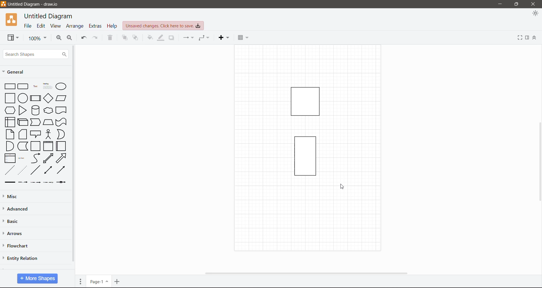 Image resolution: width=542 pixels, height=288 pixels. I want to click on Insert Page, so click(118, 281).